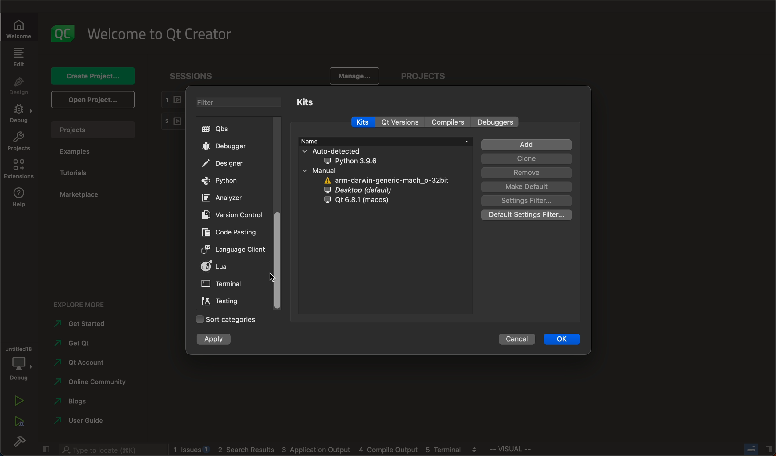 The width and height of the screenshot is (776, 456). What do you see at coordinates (19, 142) in the screenshot?
I see `projects` at bounding box center [19, 142].